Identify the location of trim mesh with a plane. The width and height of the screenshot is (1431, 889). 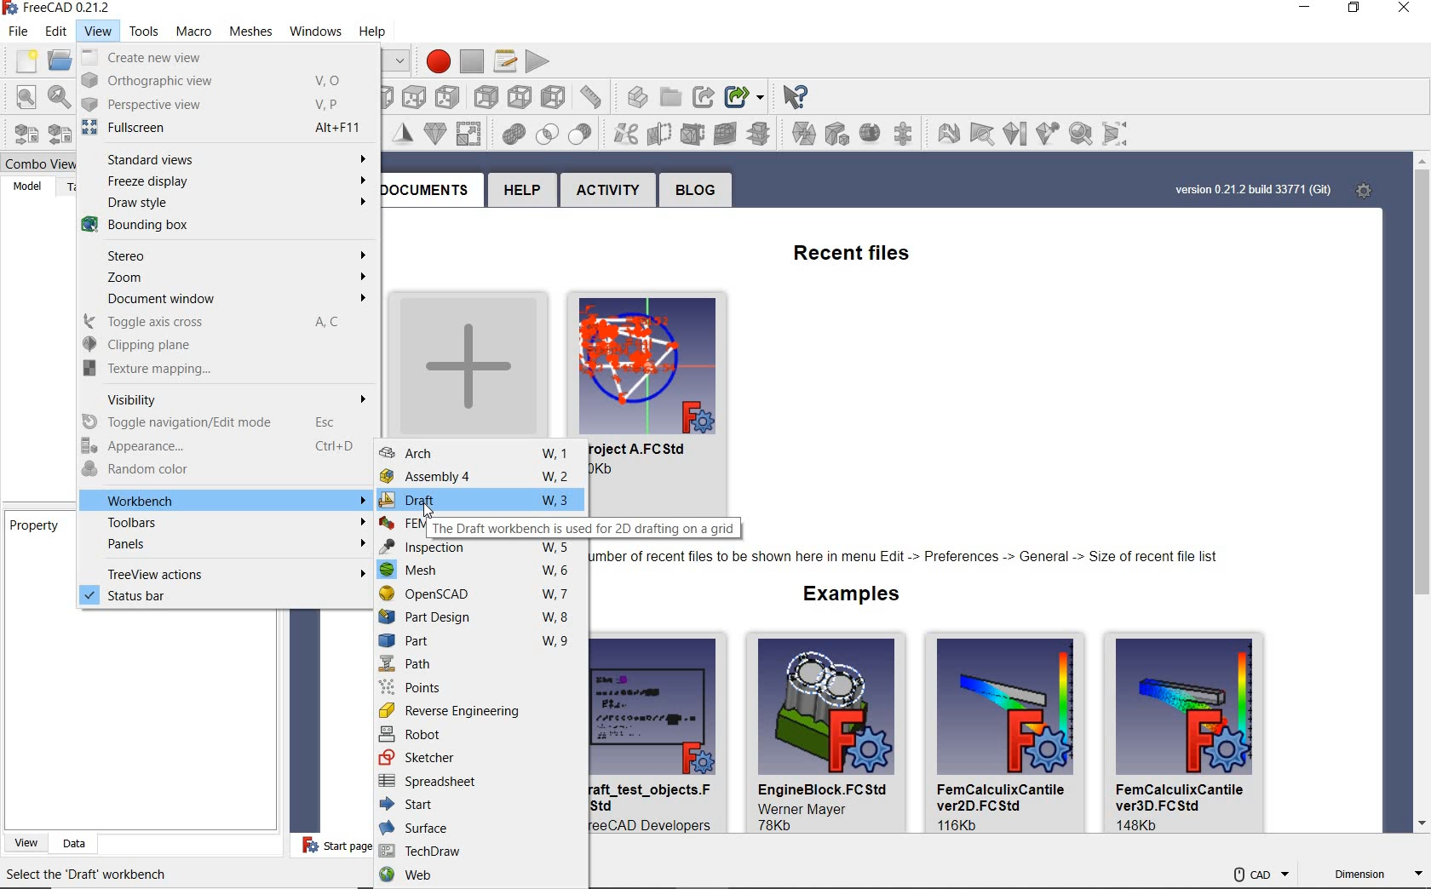
(663, 135).